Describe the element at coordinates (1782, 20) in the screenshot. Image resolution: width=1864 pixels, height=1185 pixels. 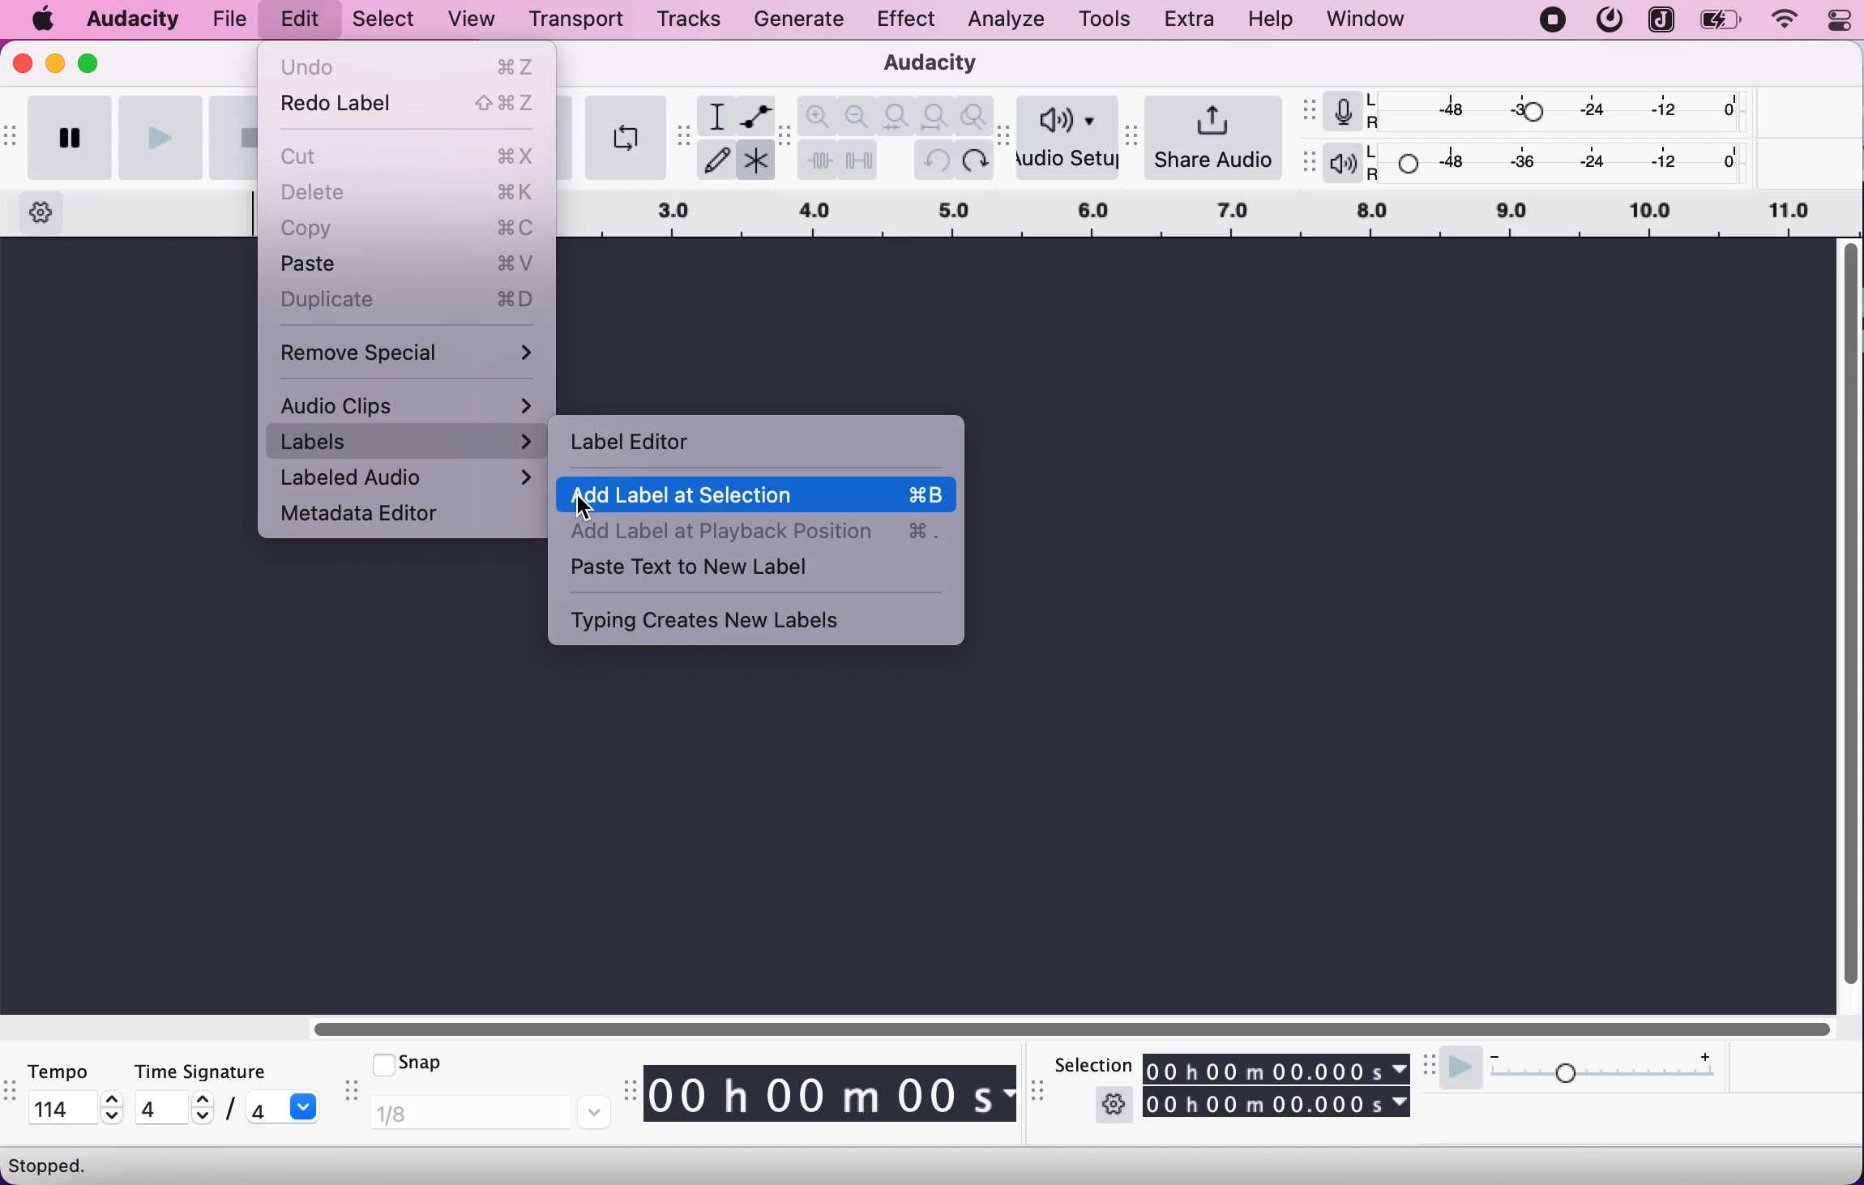
I see `wifi` at that location.